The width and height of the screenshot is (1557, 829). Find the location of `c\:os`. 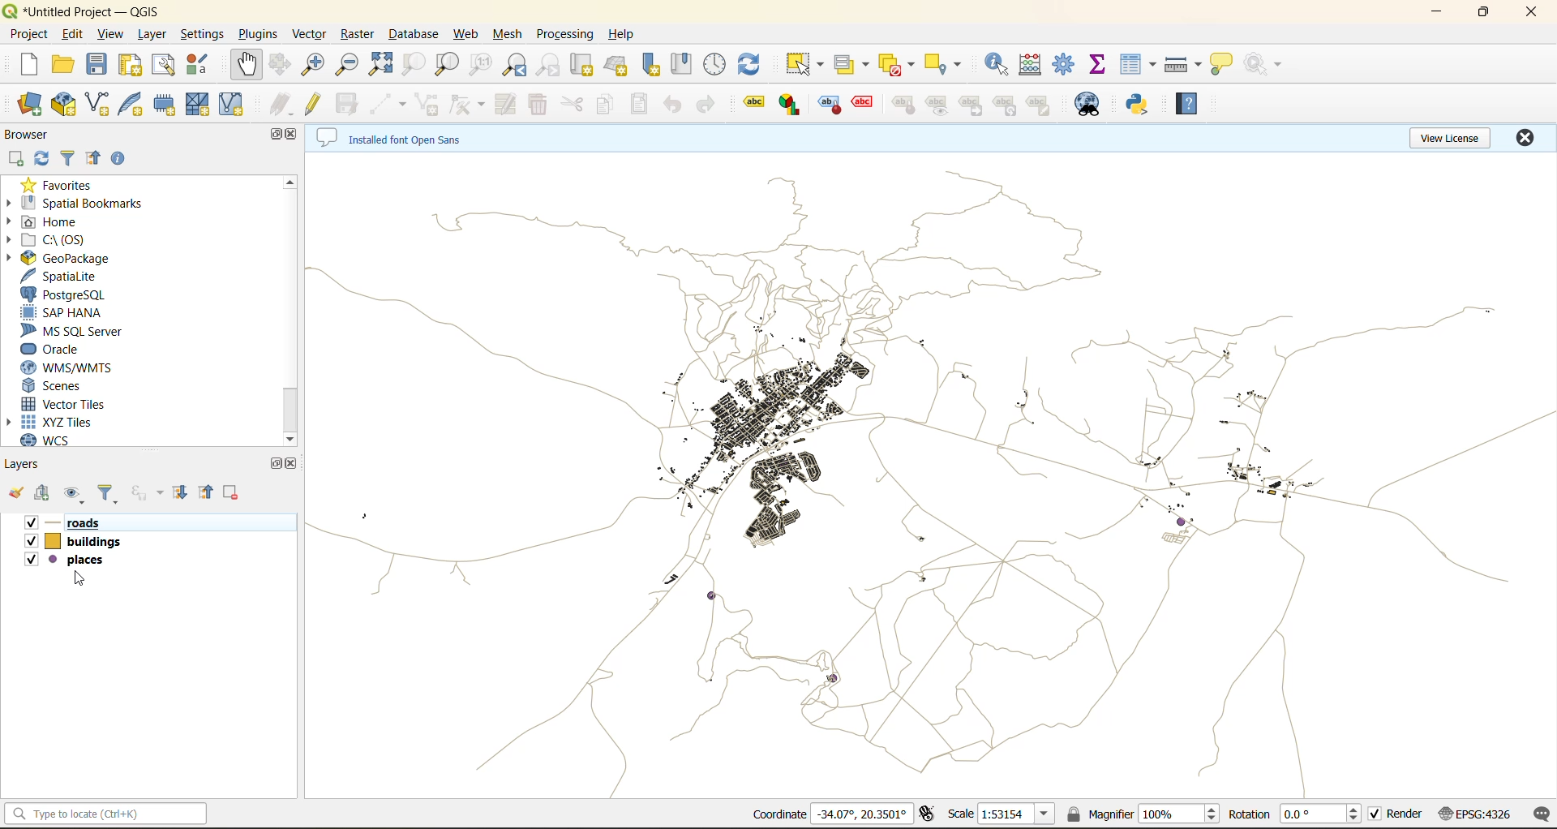

c\:os is located at coordinates (68, 238).